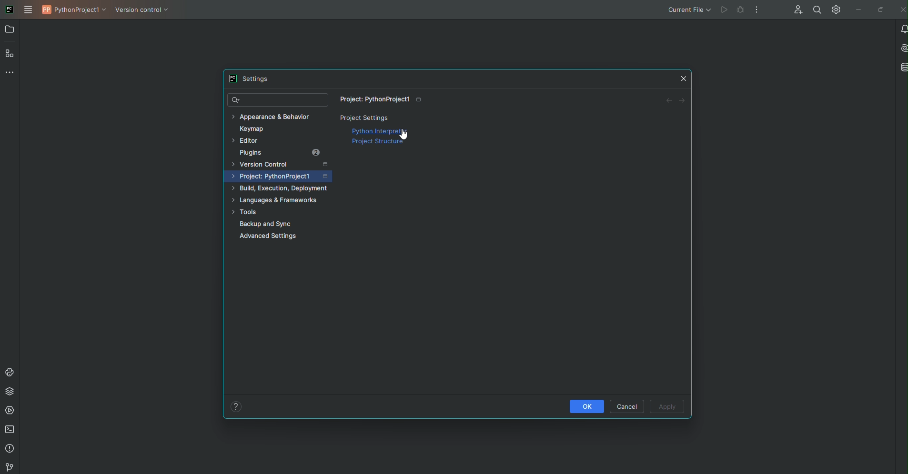 Image resolution: width=908 pixels, height=474 pixels. What do you see at coordinates (281, 187) in the screenshot?
I see `Build, Execution, Development` at bounding box center [281, 187].